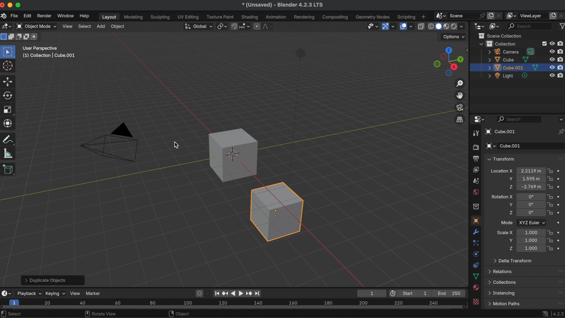 Image resolution: width=565 pixels, height=318 pixels. What do you see at coordinates (561, 196) in the screenshot?
I see `animate property` at bounding box center [561, 196].